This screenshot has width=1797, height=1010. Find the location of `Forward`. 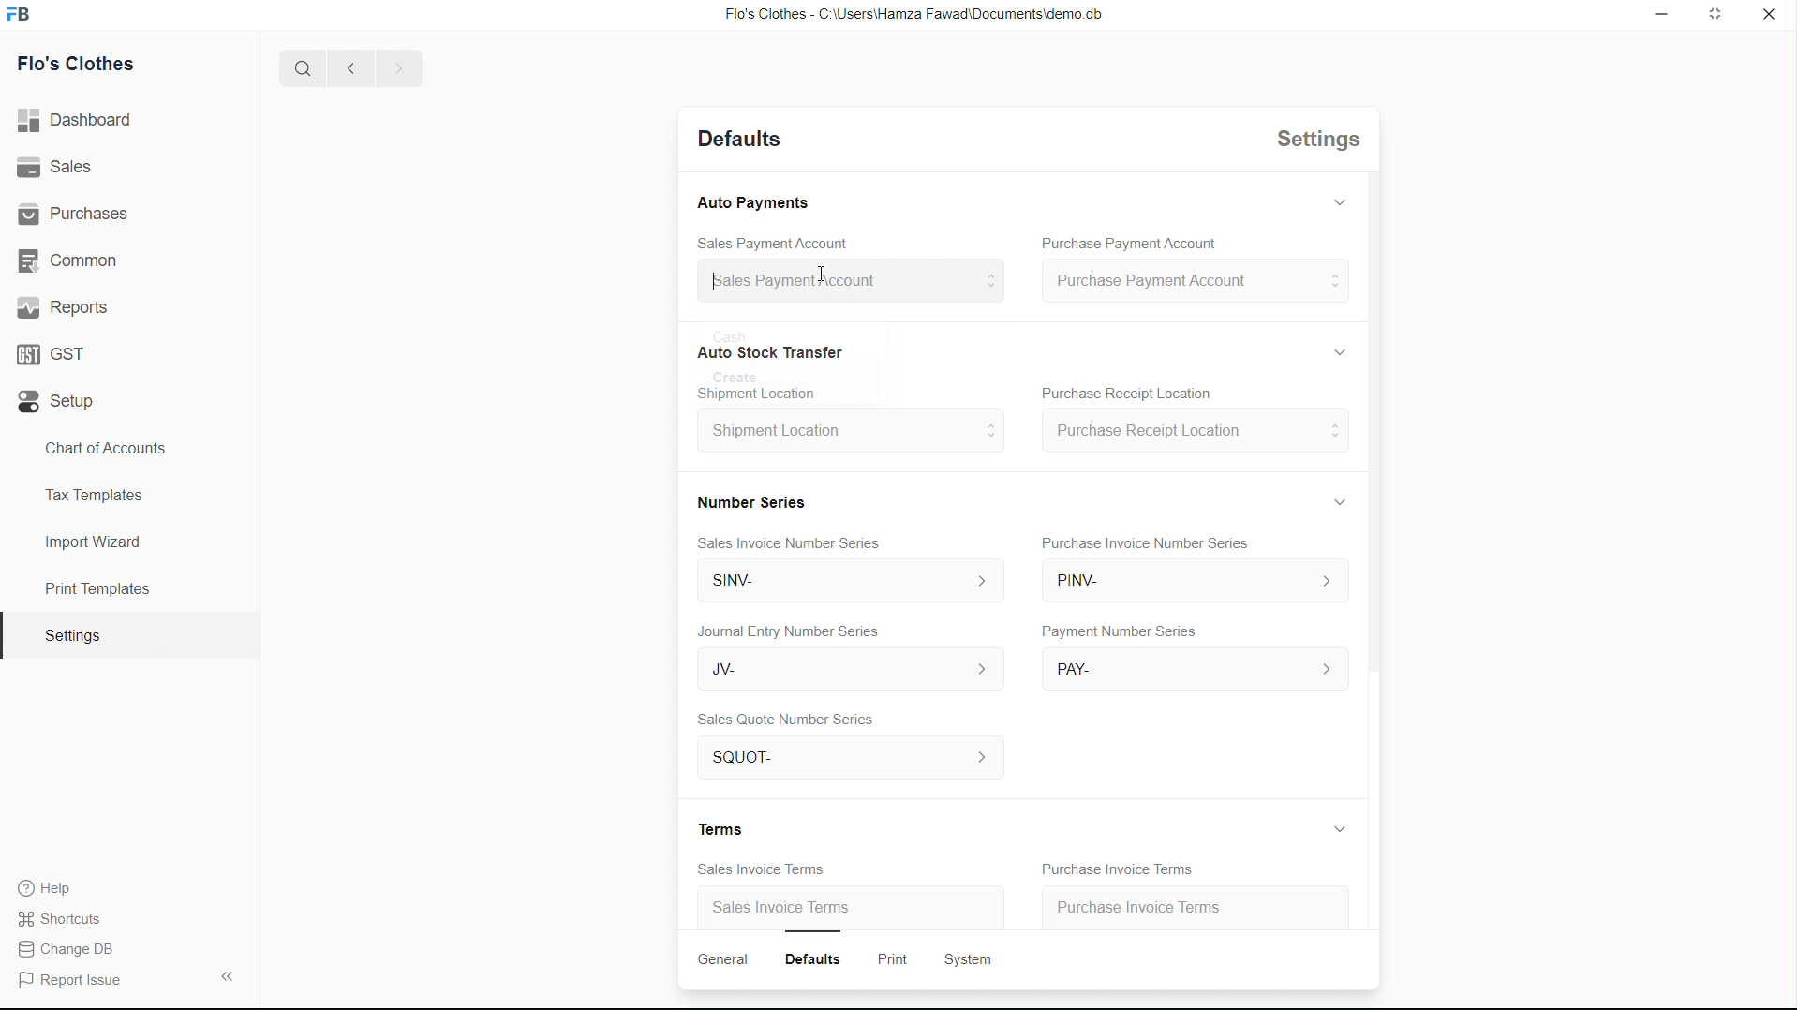

Forward is located at coordinates (398, 68).